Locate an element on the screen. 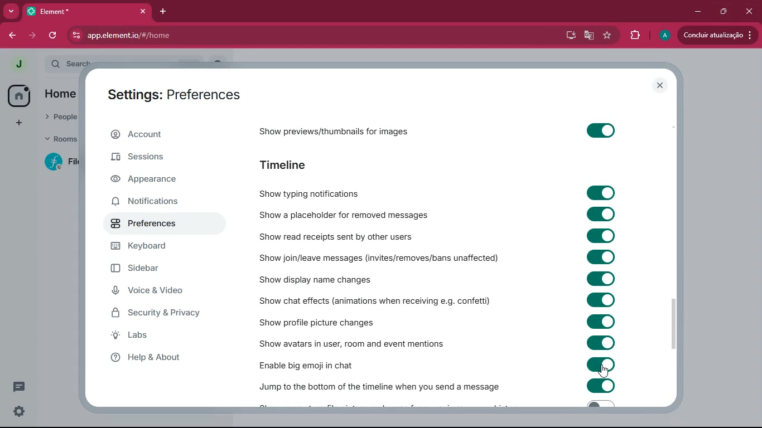  close is located at coordinates (143, 11).